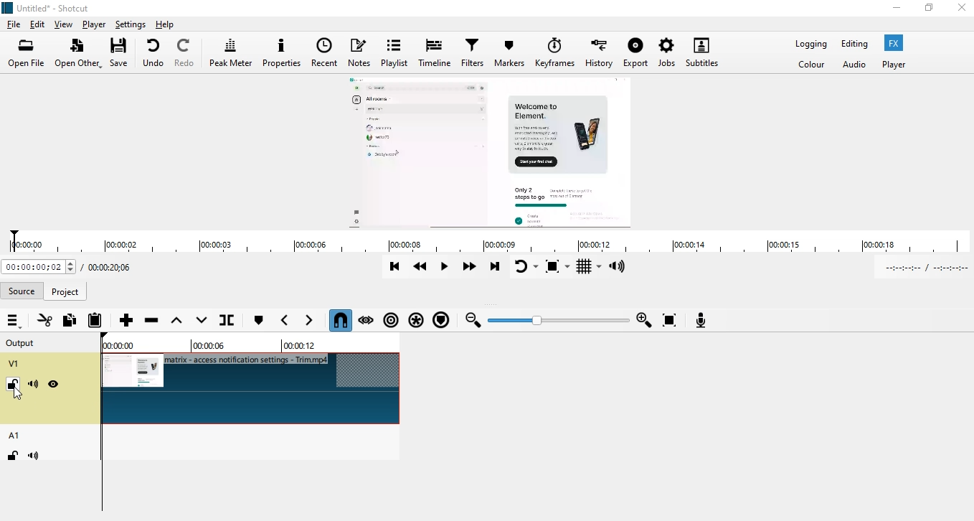 This screenshot has width=974, height=521. Describe the element at coordinates (929, 7) in the screenshot. I see `restore` at that location.